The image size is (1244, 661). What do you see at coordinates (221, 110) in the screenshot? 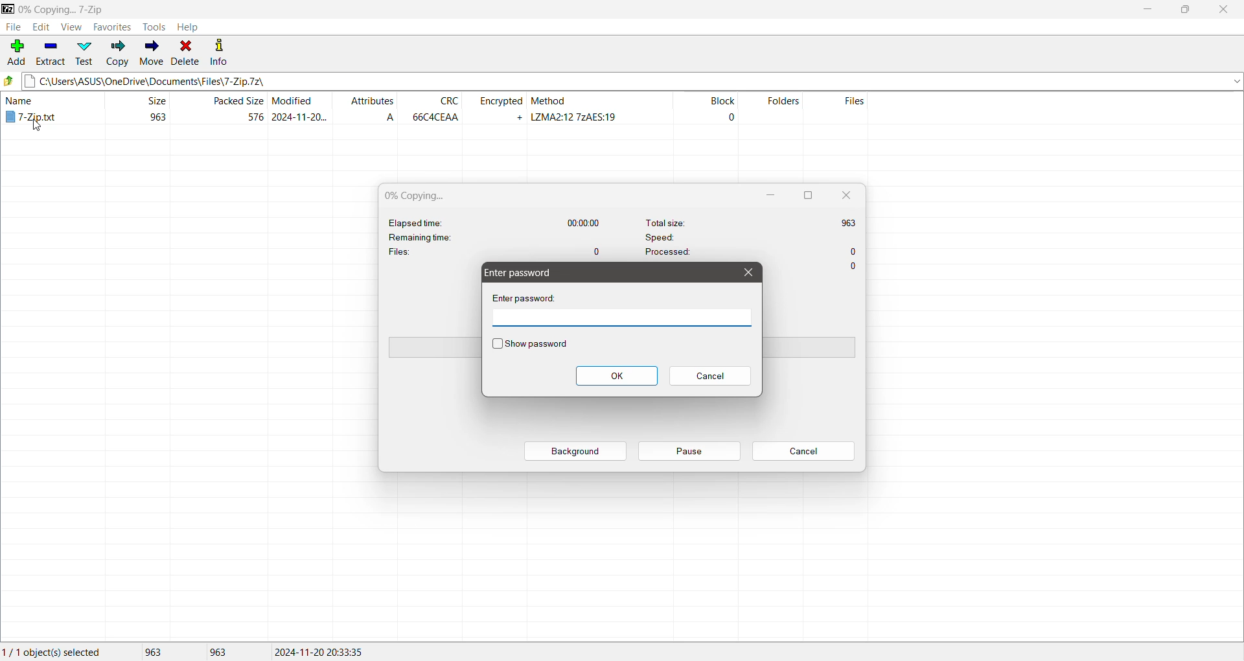
I see `Packed Size` at bounding box center [221, 110].